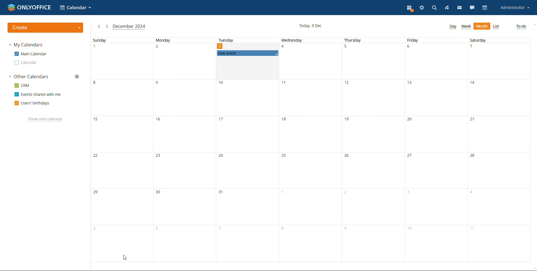  Describe the element at coordinates (248, 53) in the screenshot. I see `scheduled event` at that location.